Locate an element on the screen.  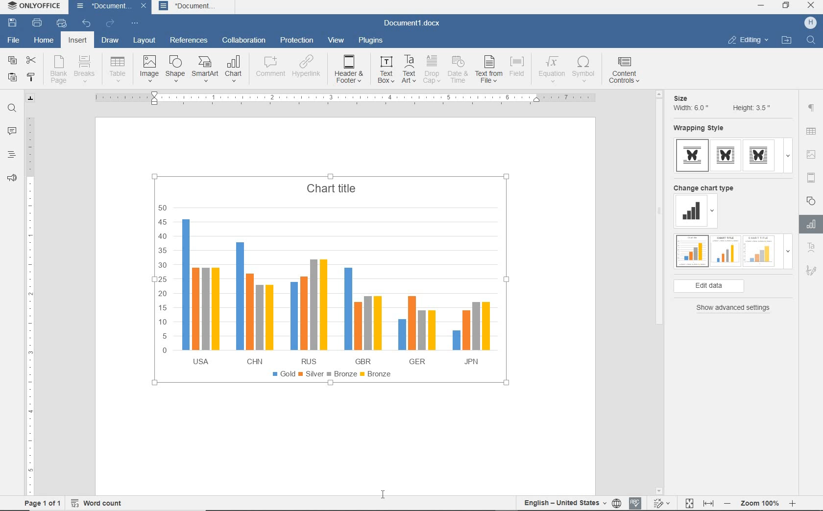
smart art is located at coordinates (205, 70).